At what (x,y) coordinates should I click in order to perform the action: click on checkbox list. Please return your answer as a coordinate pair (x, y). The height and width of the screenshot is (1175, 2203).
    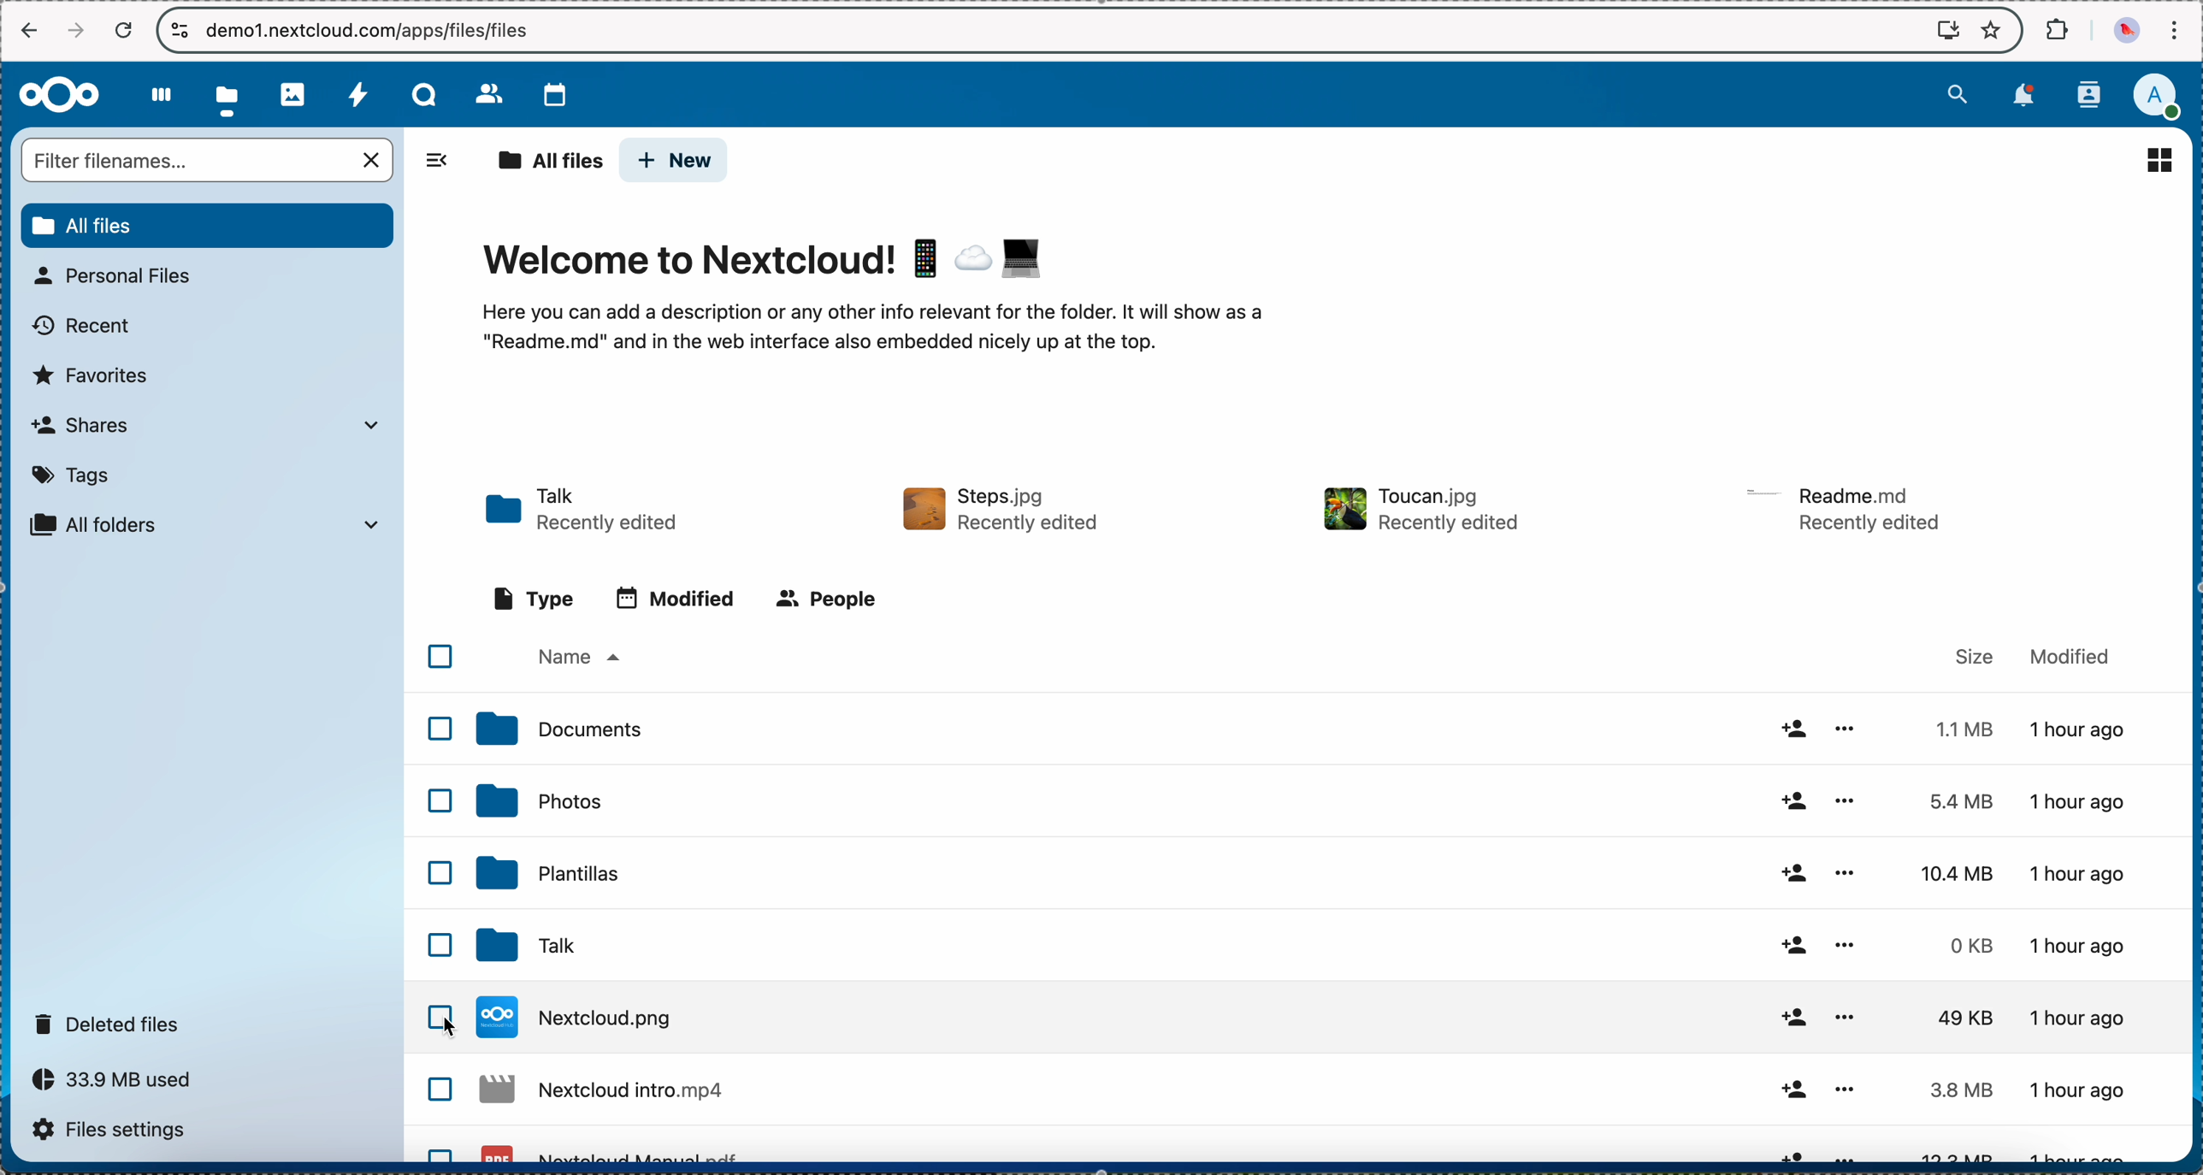
    Looking at the image, I should click on (440, 1116).